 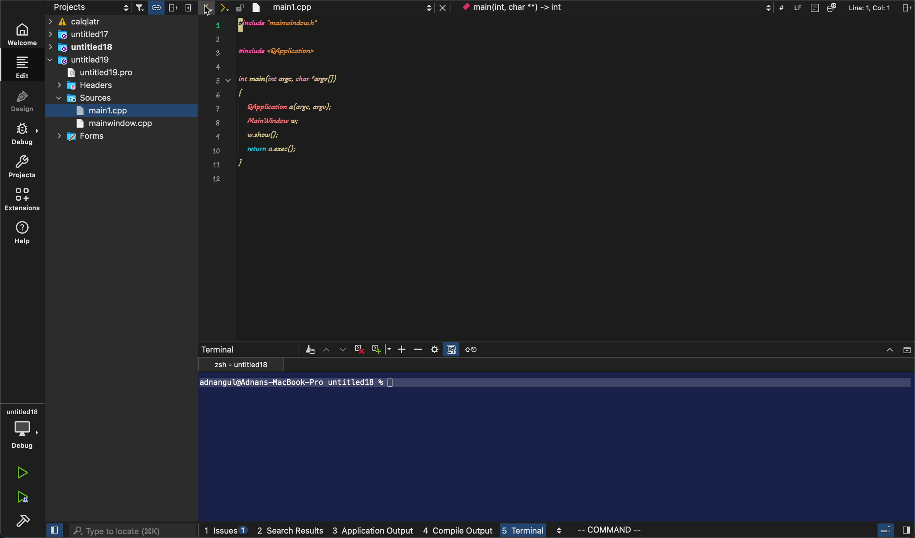 I want to click on cursor, so click(x=207, y=9).